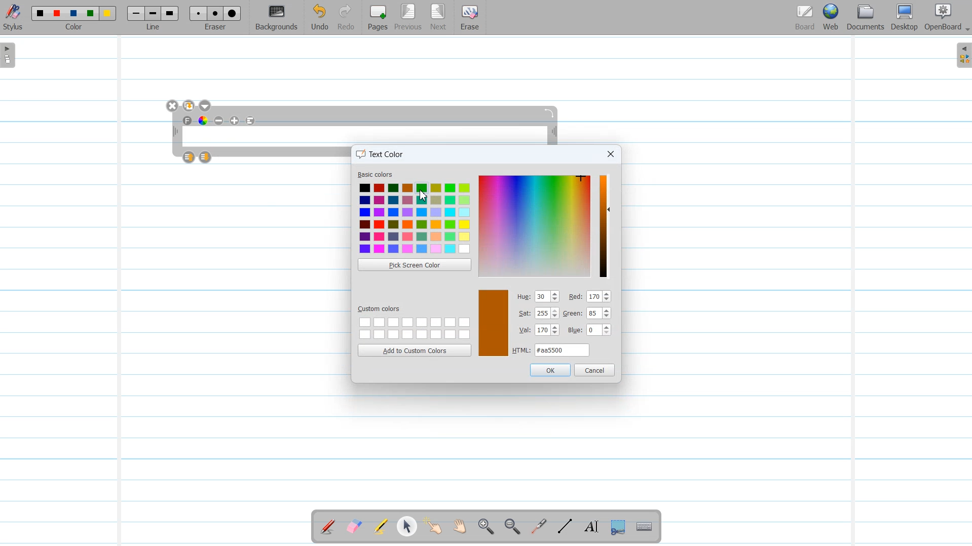  Describe the element at coordinates (535, 225) in the screenshot. I see `Color shades` at that location.